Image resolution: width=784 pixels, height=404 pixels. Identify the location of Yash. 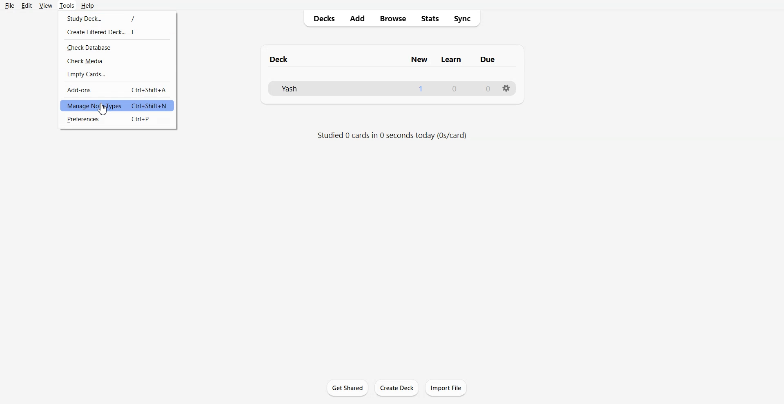
(290, 88).